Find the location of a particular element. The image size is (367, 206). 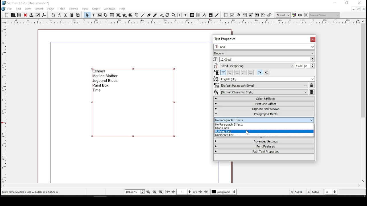

line spacing is located at coordinates (304, 66).